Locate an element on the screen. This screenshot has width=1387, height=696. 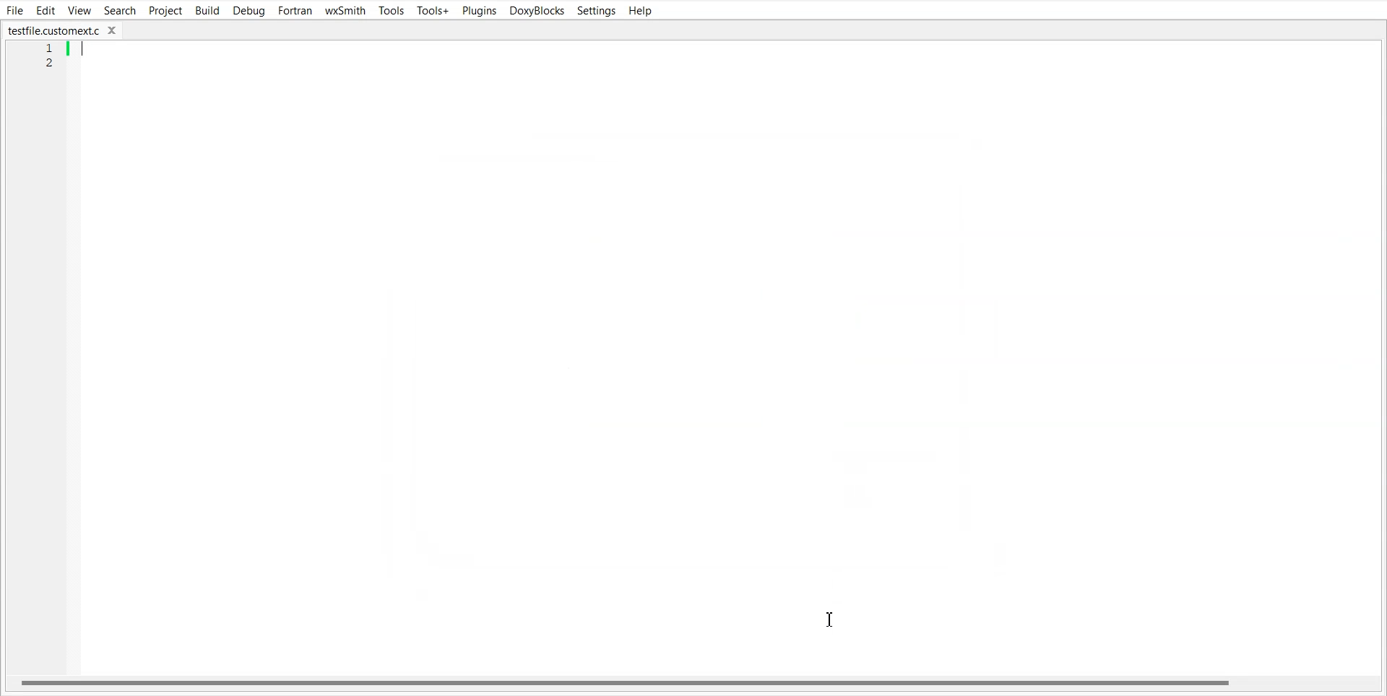
View is located at coordinates (79, 11).